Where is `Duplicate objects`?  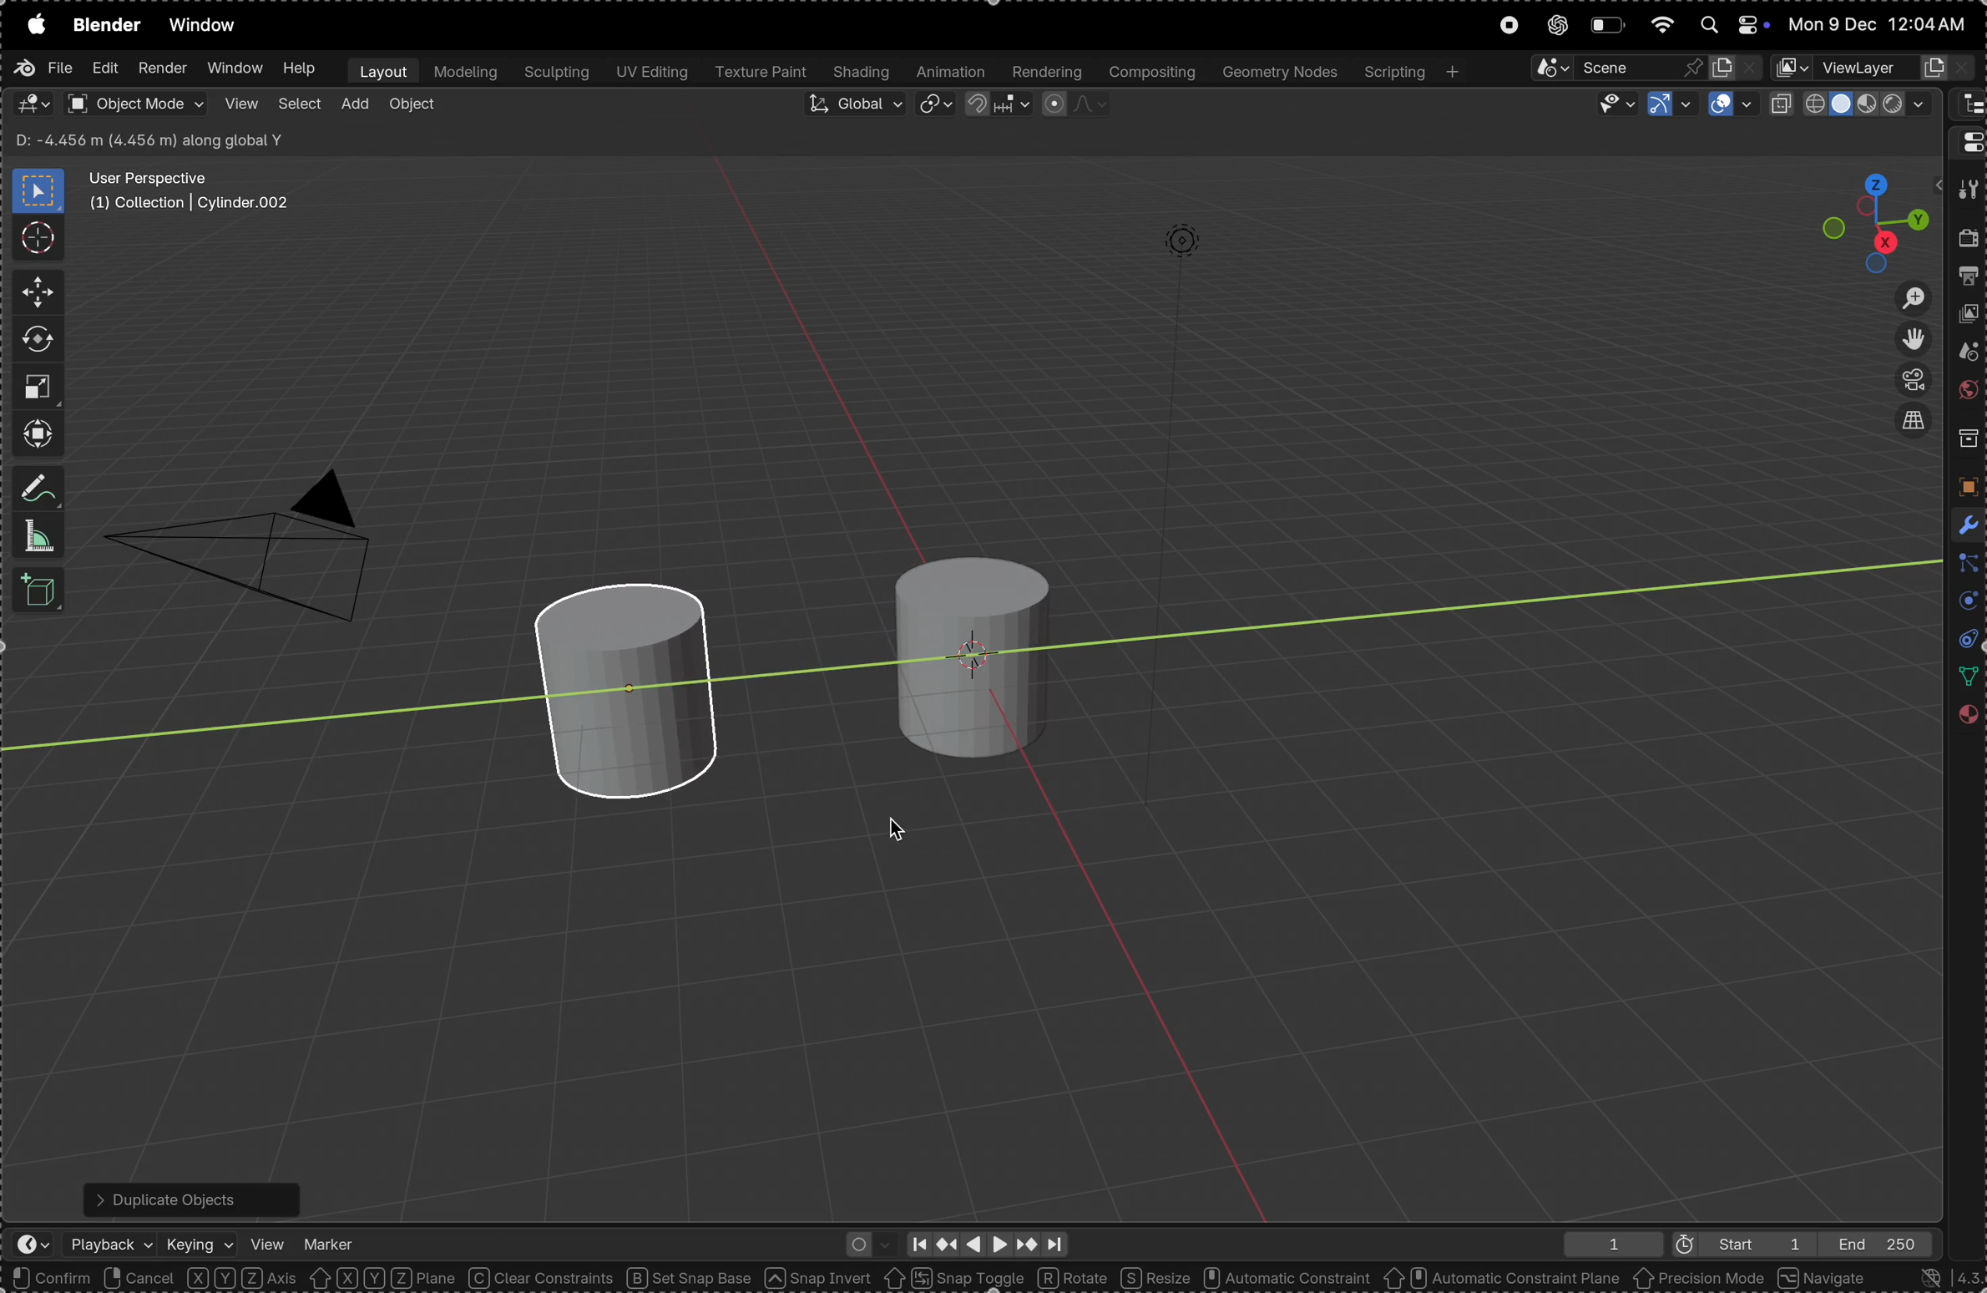
Duplicate objects is located at coordinates (188, 1195).